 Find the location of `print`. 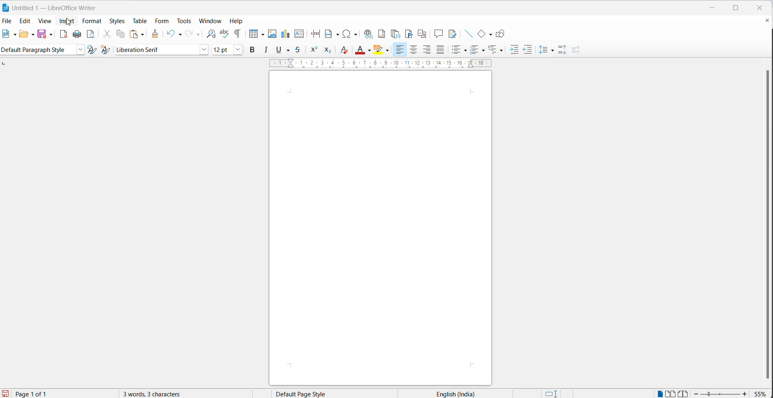

print is located at coordinates (77, 34).